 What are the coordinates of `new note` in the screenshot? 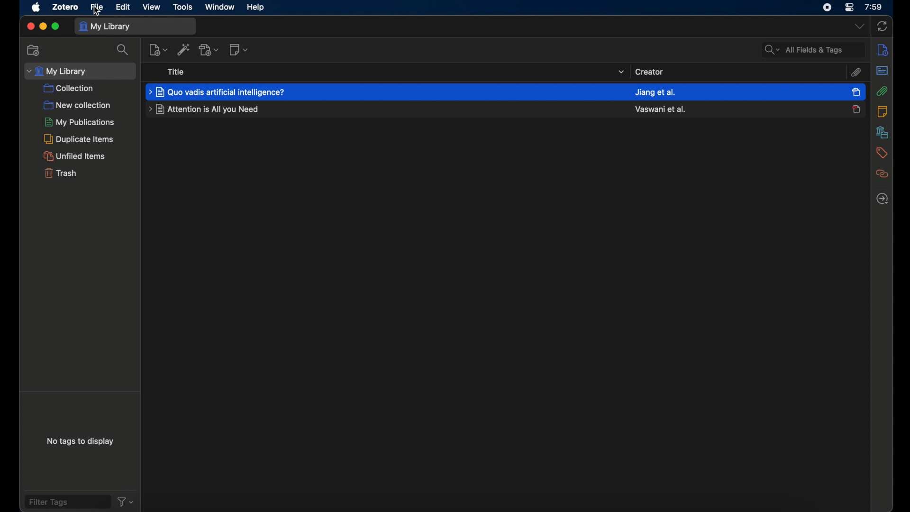 It's located at (238, 50).